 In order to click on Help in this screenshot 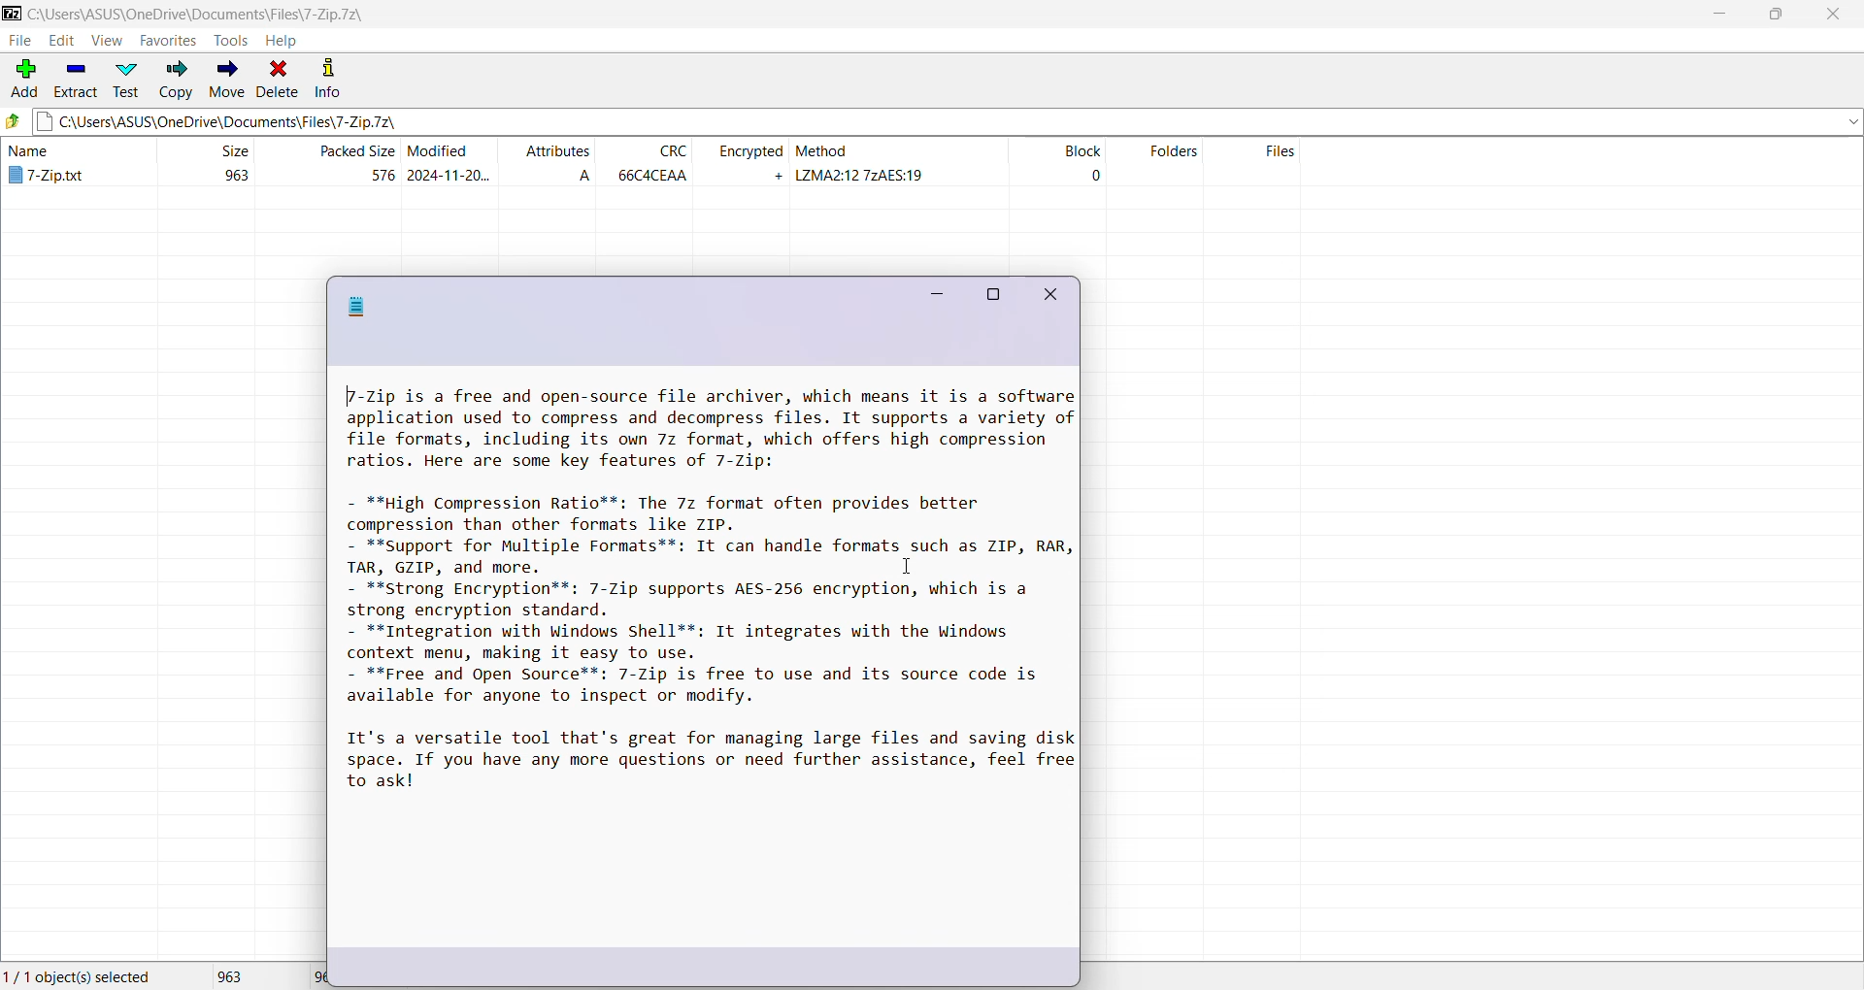, I will do `click(282, 40)`.